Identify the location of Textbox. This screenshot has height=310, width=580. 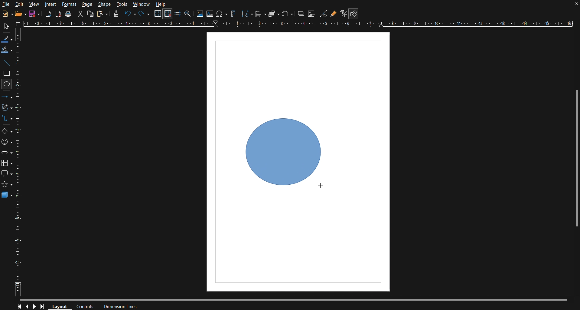
(210, 14).